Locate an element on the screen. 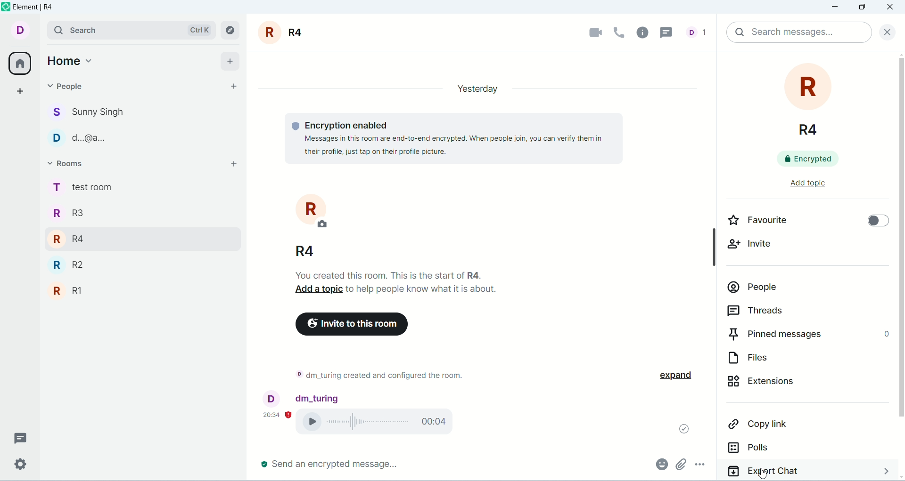 The image size is (905, 481). logo is located at coordinates (6, 7).